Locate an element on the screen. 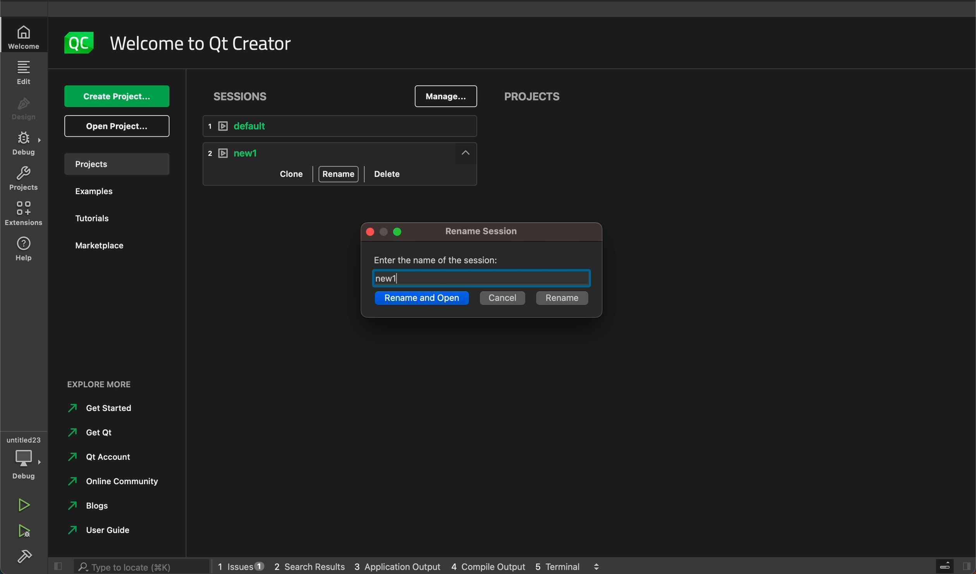  get started is located at coordinates (103, 408).